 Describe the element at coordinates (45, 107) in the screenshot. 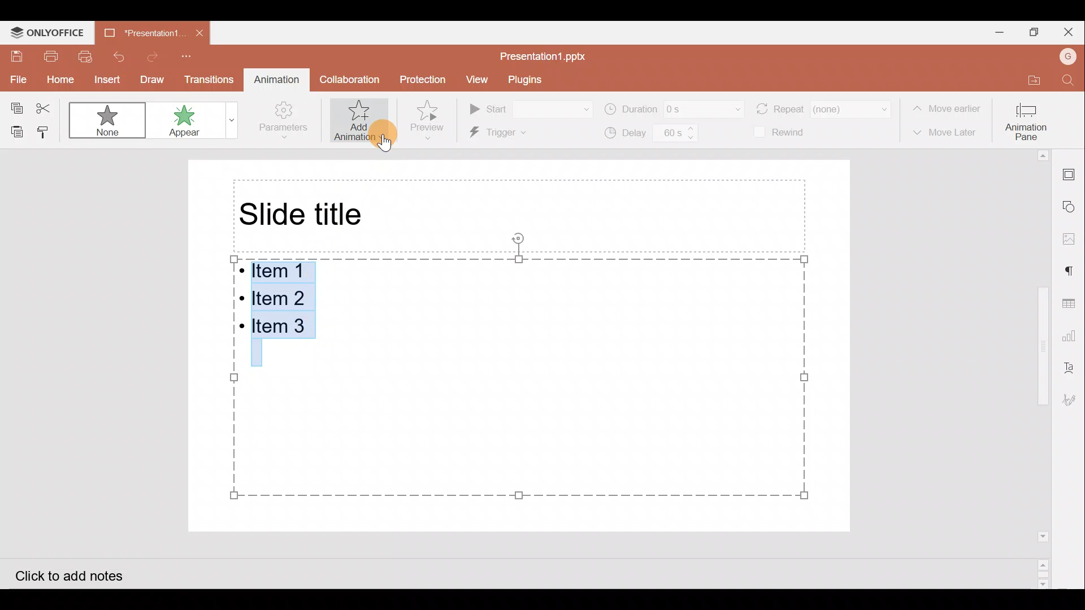

I see `Cut` at that location.